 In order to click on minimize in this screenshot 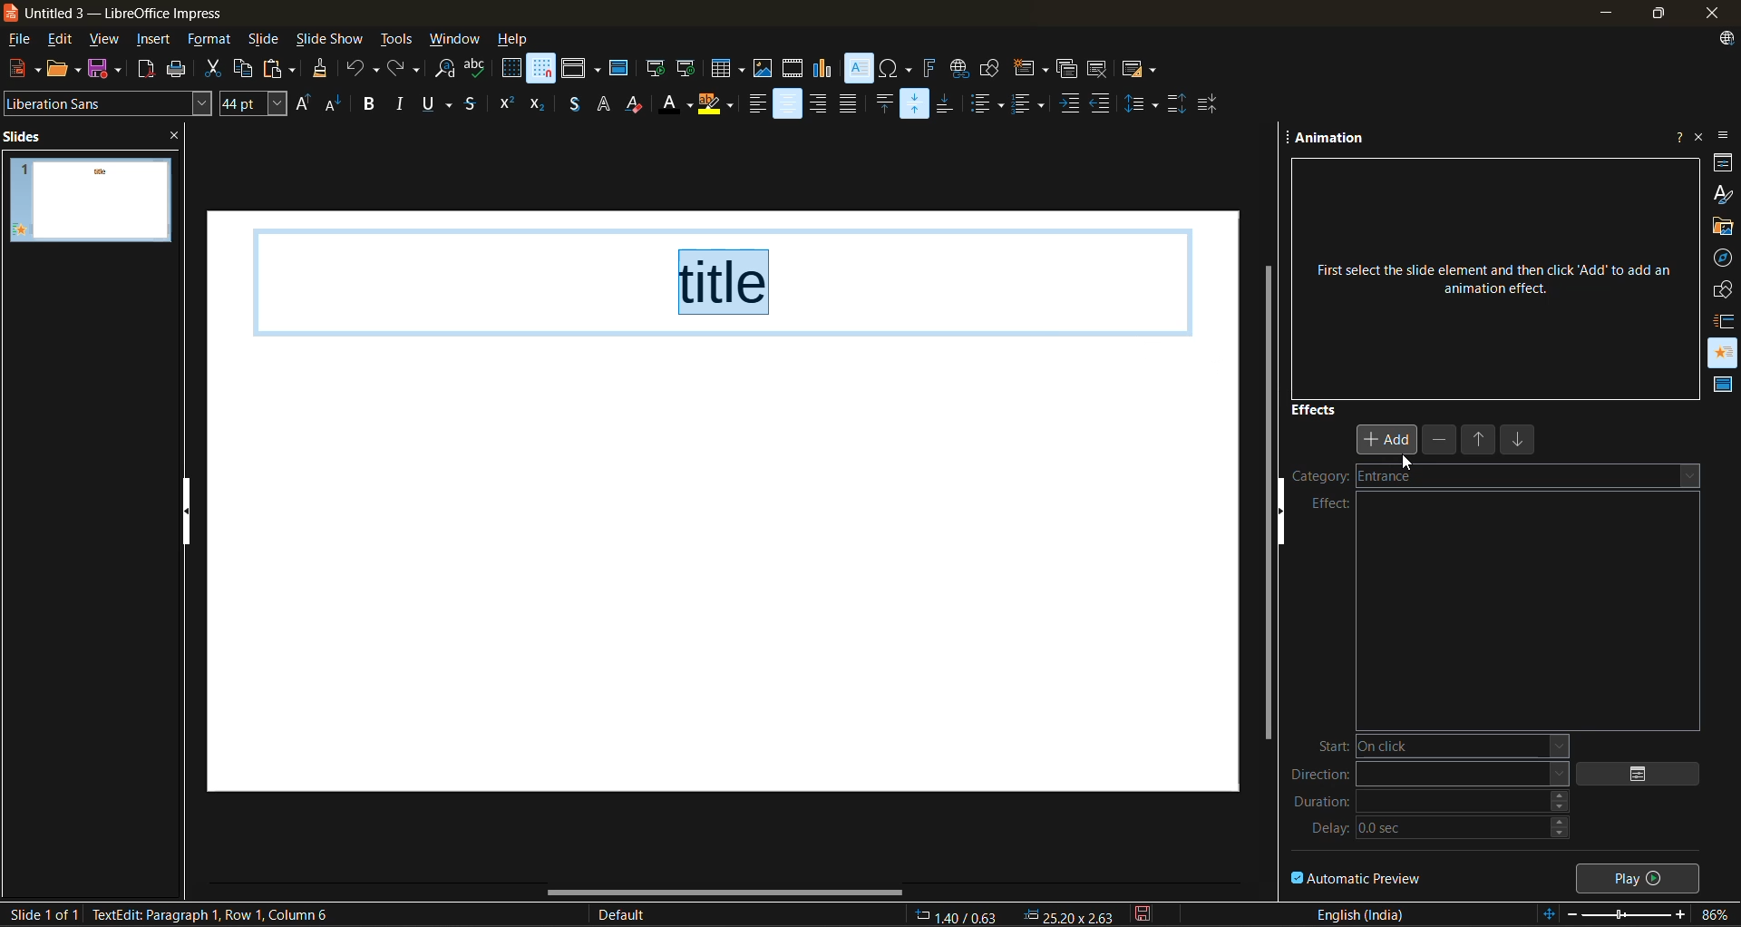, I will do `click(1603, 13)`.